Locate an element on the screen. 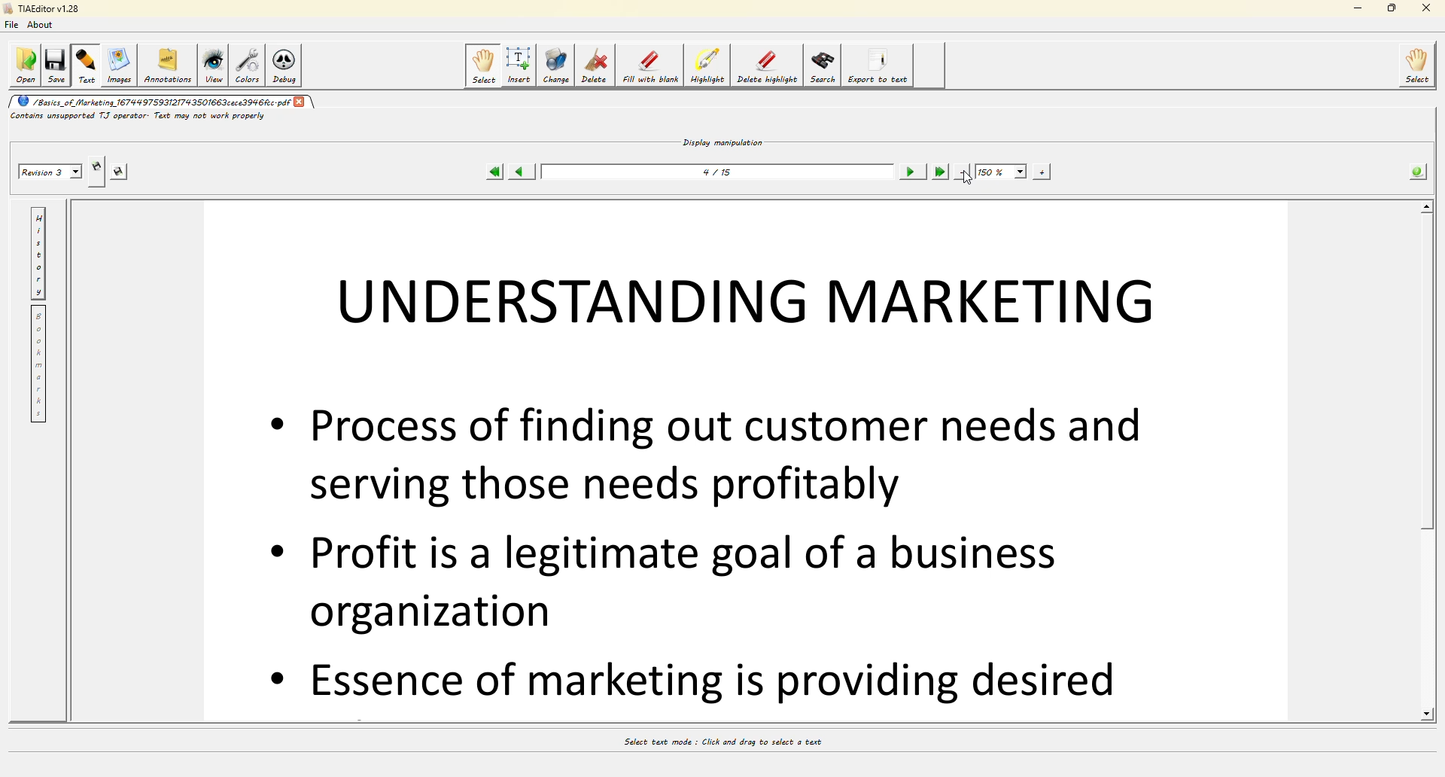 This screenshot has width=1445, height=777. crop text is located at coordinates (755, 467).